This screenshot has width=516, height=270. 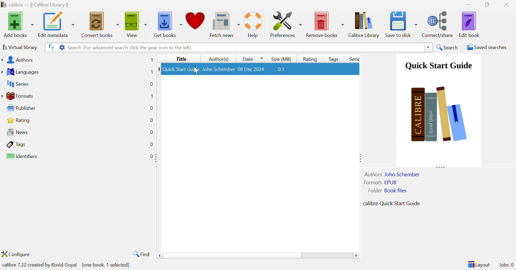 What do you see at coordinates (152, 143) in the screenshot?
I see `0` at bounding box center [152, 143].